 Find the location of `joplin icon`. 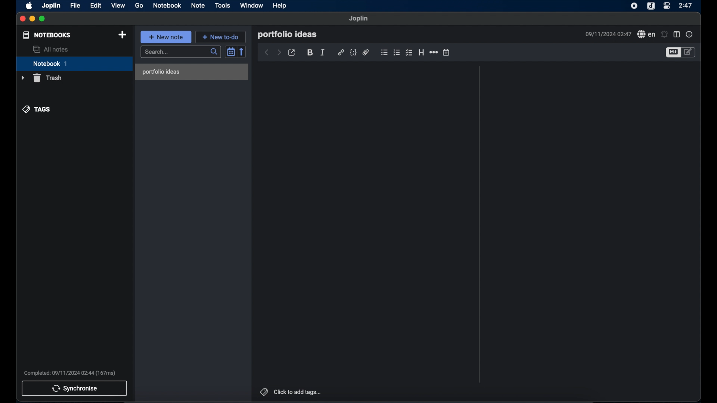

joplin icon is located at coordinates (651, 6).